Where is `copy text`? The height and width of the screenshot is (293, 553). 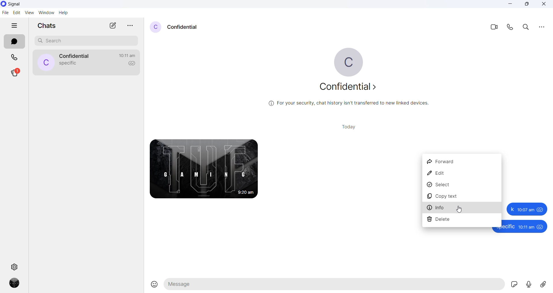
copy text is located at coordinates (462, 197).